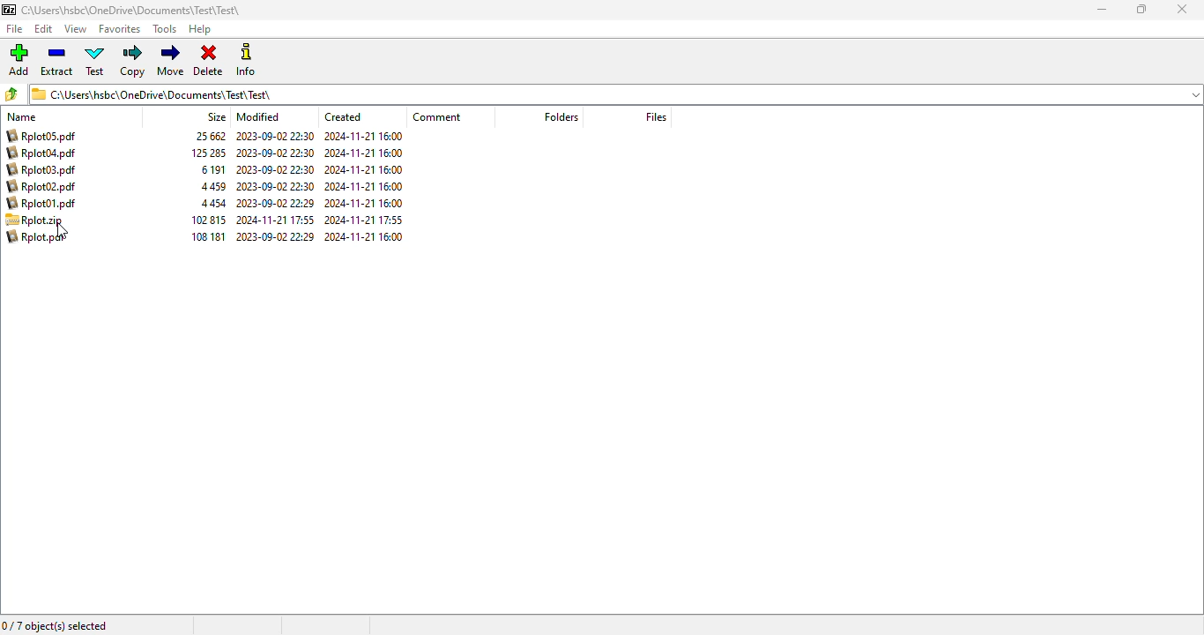  Describe the element at coordinates (363, 136) in the screenshot. I see `2024-11-21 16:00` at that location.